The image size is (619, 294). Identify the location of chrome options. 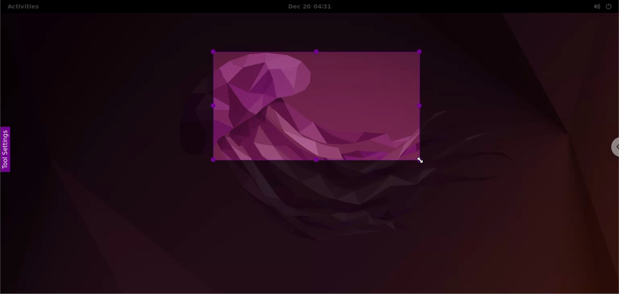
(614, 147).